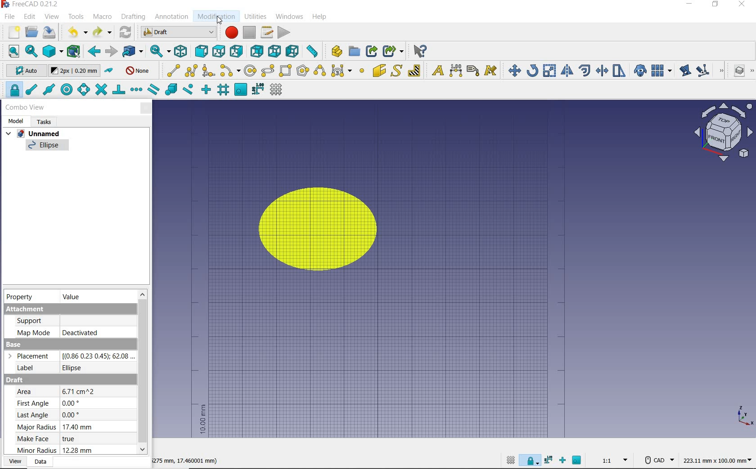 Image resolution: width=756 pixels, height=469 pixels. Describe the element at coordinates (223, 89) in the screenshot. I see `snap grid` at that location.